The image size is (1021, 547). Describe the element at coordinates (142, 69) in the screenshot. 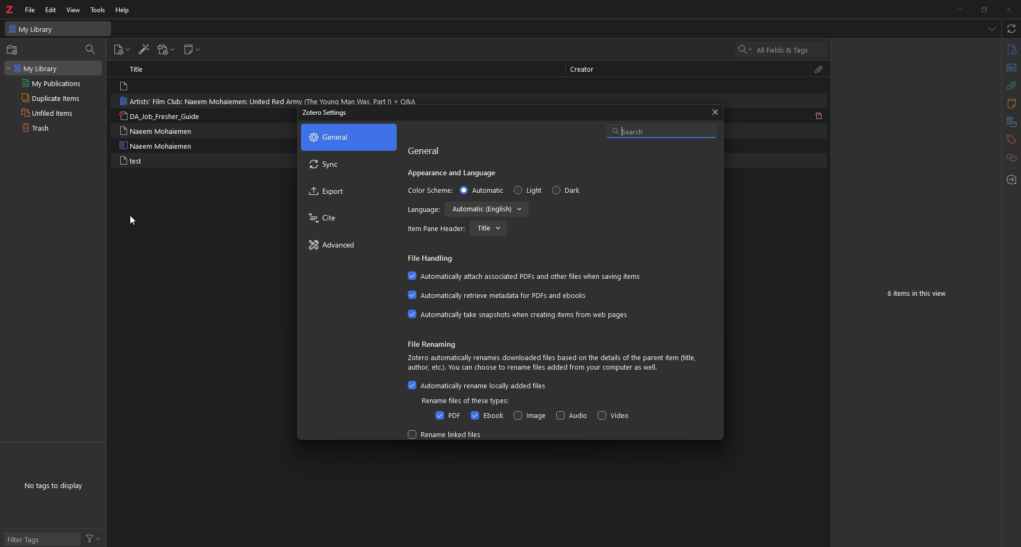

I see `title` at that location.